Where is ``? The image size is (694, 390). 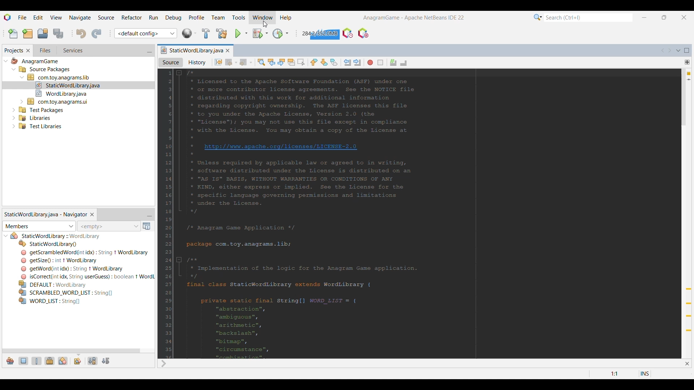  is located at coordinates (287, 327).